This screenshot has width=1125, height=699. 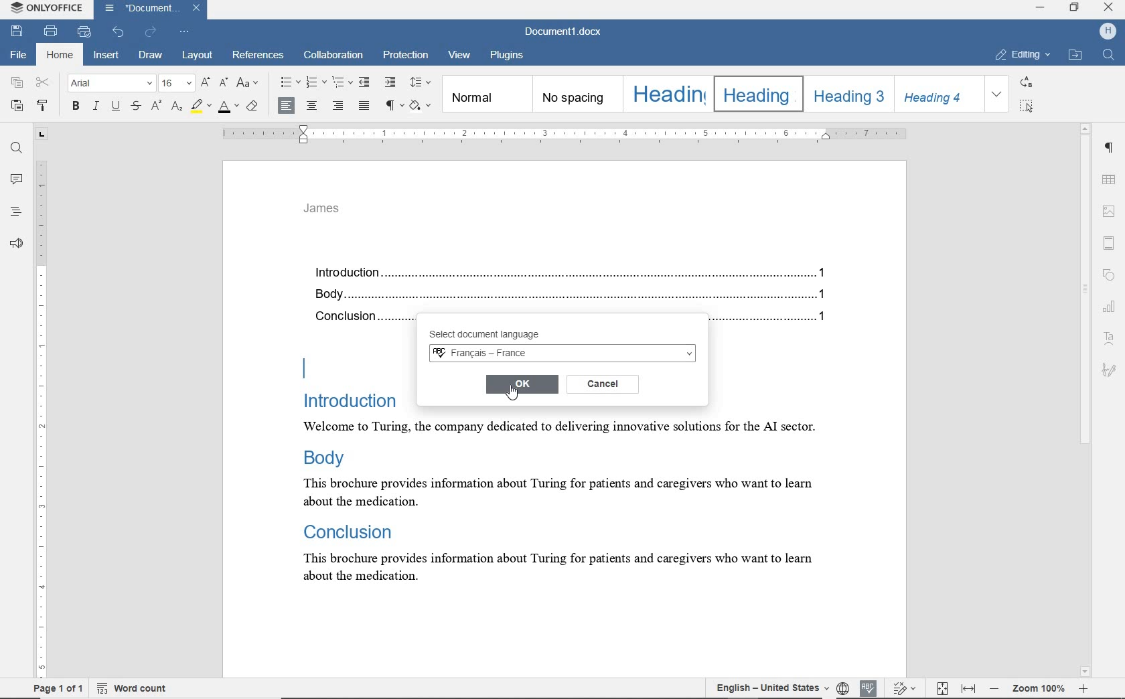 I want to click on undo, so click(x=119, y=31).